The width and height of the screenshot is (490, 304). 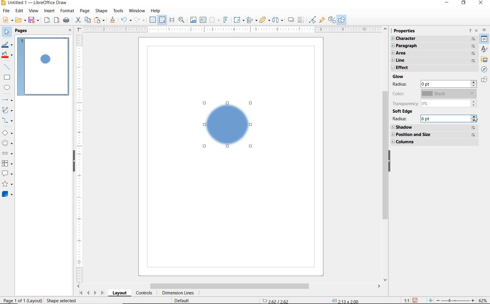 I want to click on CURVES AND POLYGONS, so click(x=8, y=110).